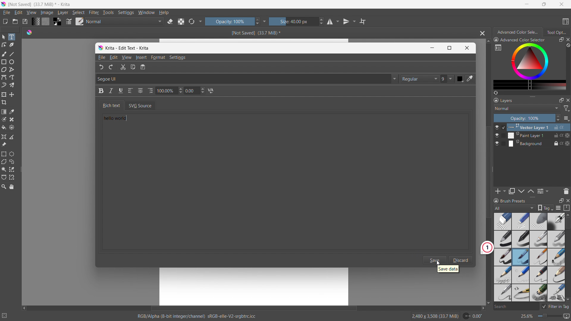 This screenshot has height=321, width=571. What do you see at coordinates (164, 12) in the screenshot?
I see `help` at bounding box center [164, 12].